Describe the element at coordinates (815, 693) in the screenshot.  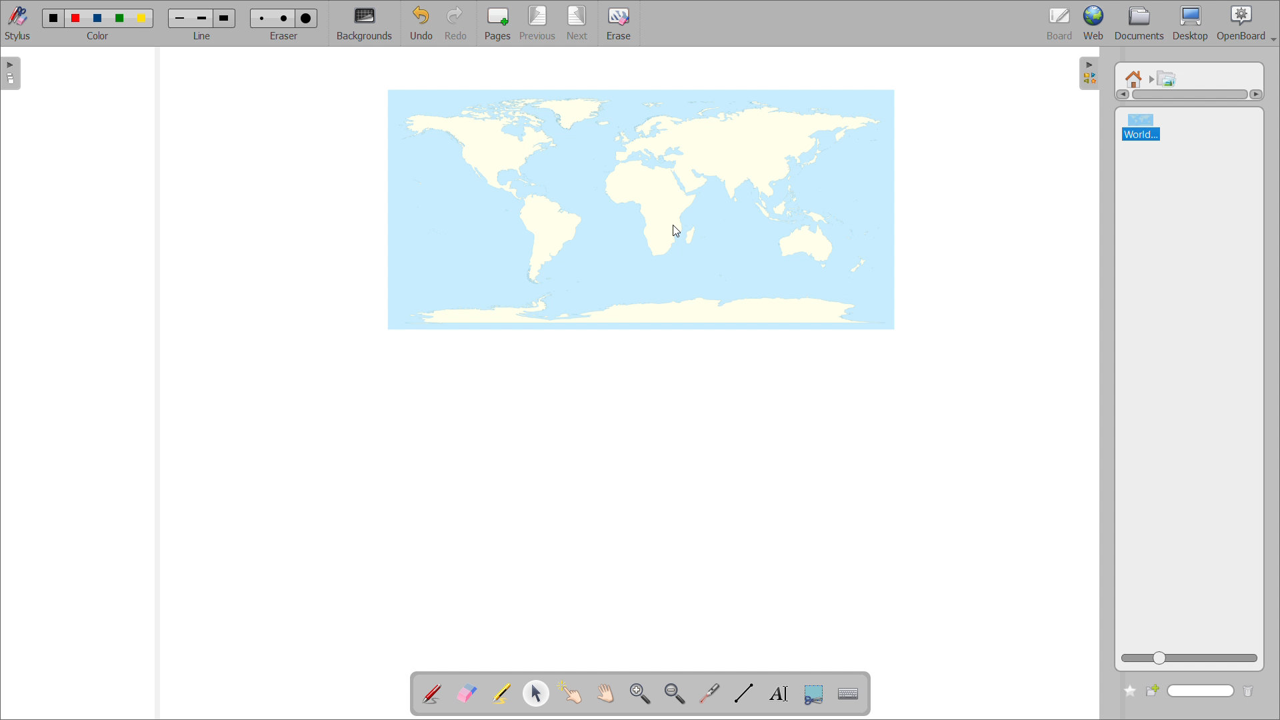
I see `capture part of the screen` at that location.